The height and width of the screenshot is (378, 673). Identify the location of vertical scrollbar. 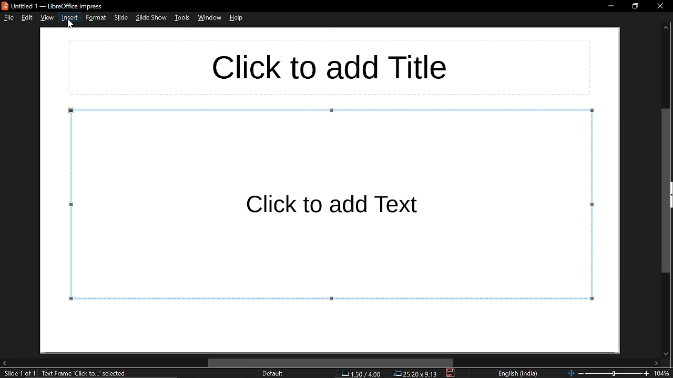
(668, 190).